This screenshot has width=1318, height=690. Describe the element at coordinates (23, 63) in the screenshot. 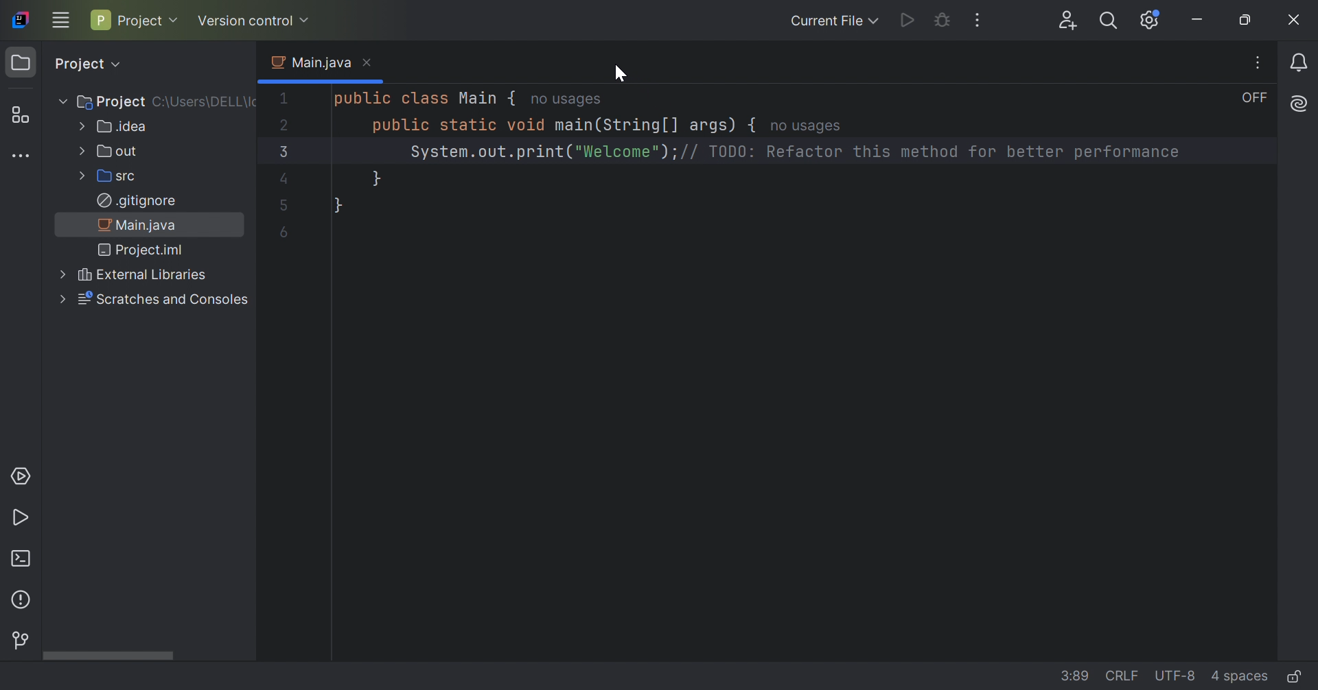

I see `Project` at that location.